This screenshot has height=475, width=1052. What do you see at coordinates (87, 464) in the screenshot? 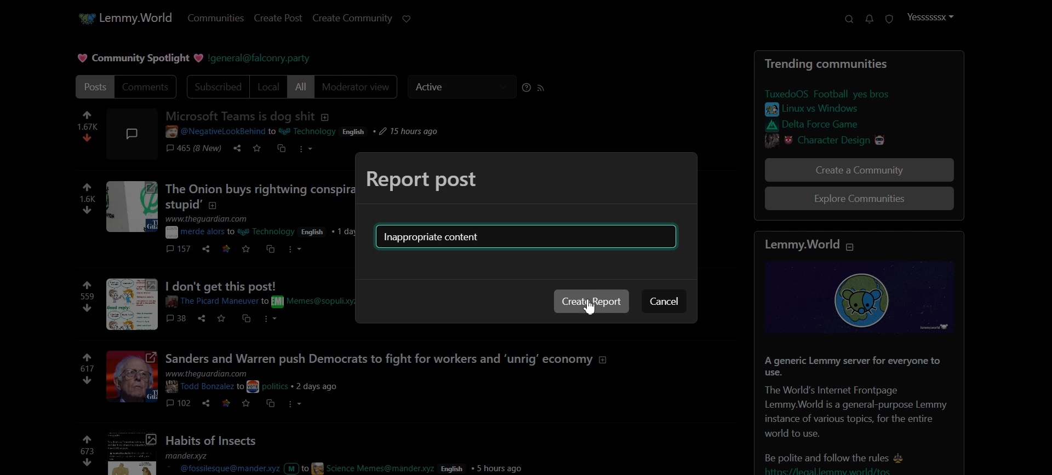
I see `downvote` at bounding box center [87, 464].